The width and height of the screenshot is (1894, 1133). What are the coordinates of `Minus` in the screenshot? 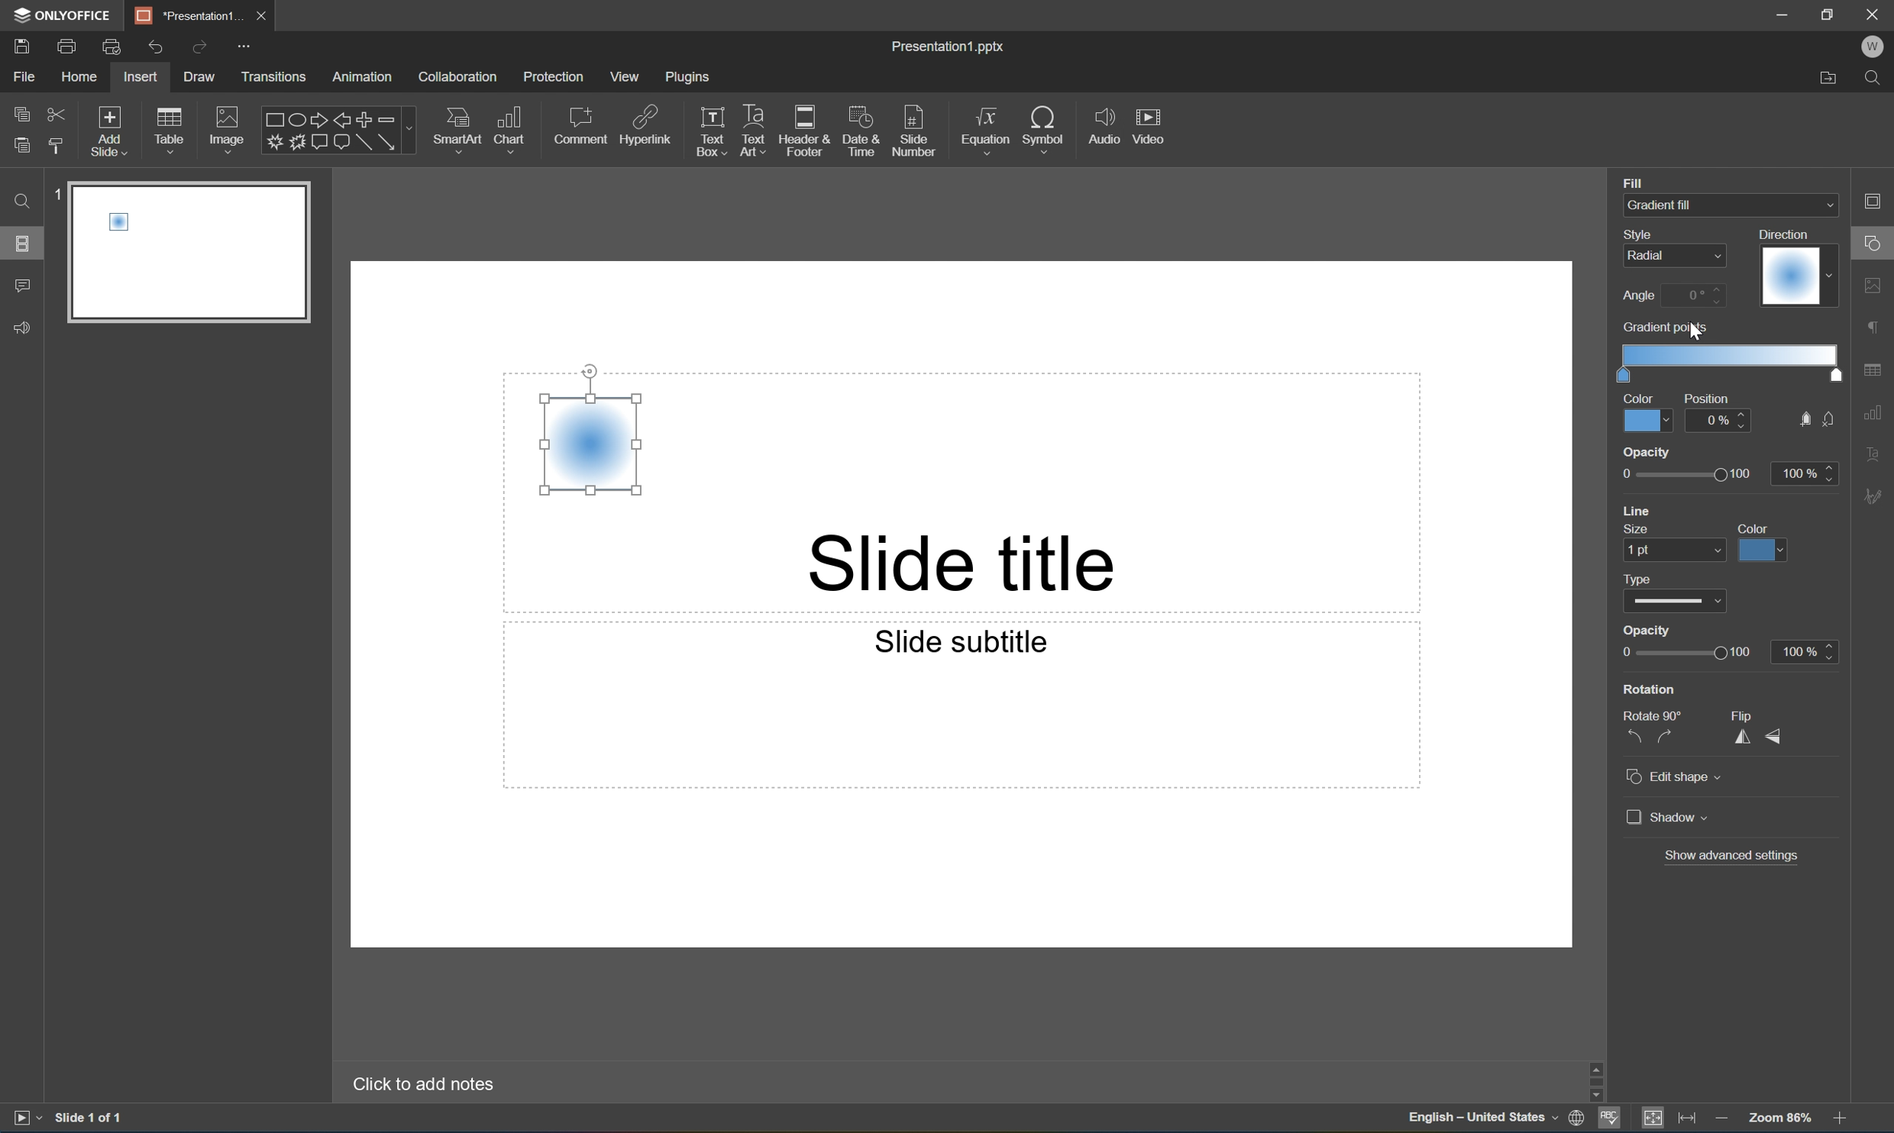 It's located at (396, 118).